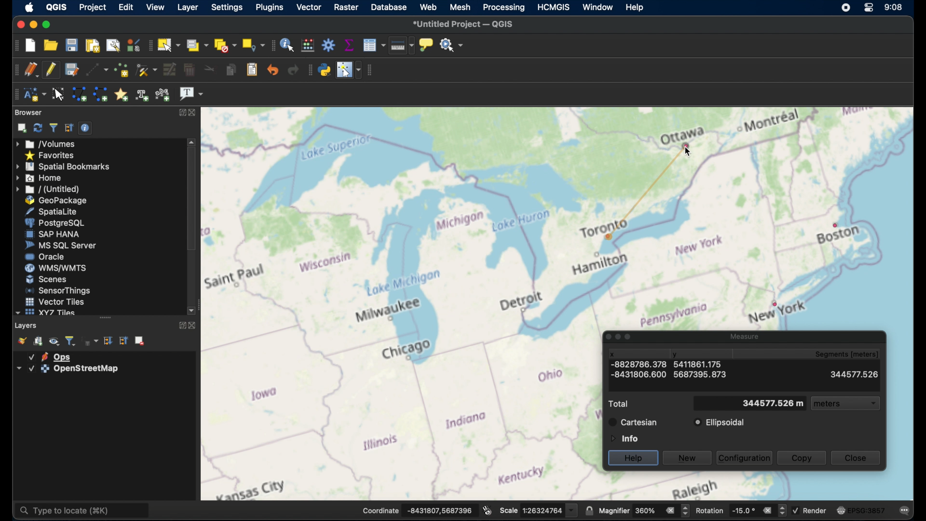 The image size is (926, 521). I want to click on information, so click(623, 438).